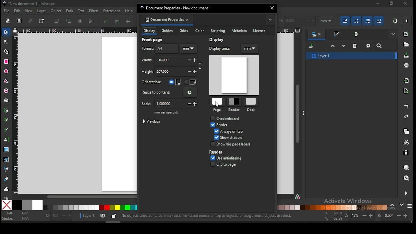 The height and width of the screenshot is (234, 416). I want to click on width, so click(172, 60).